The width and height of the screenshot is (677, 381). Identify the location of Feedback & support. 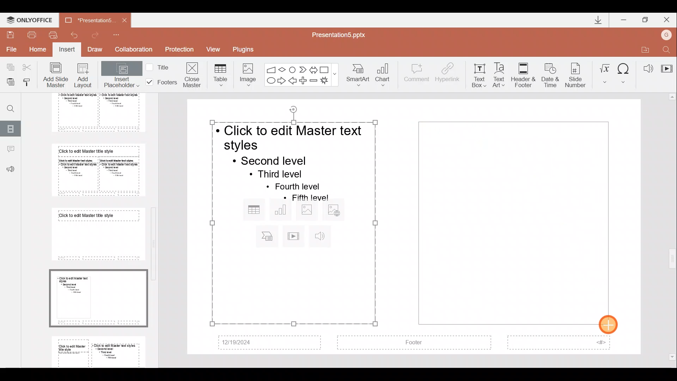
(11, 170).